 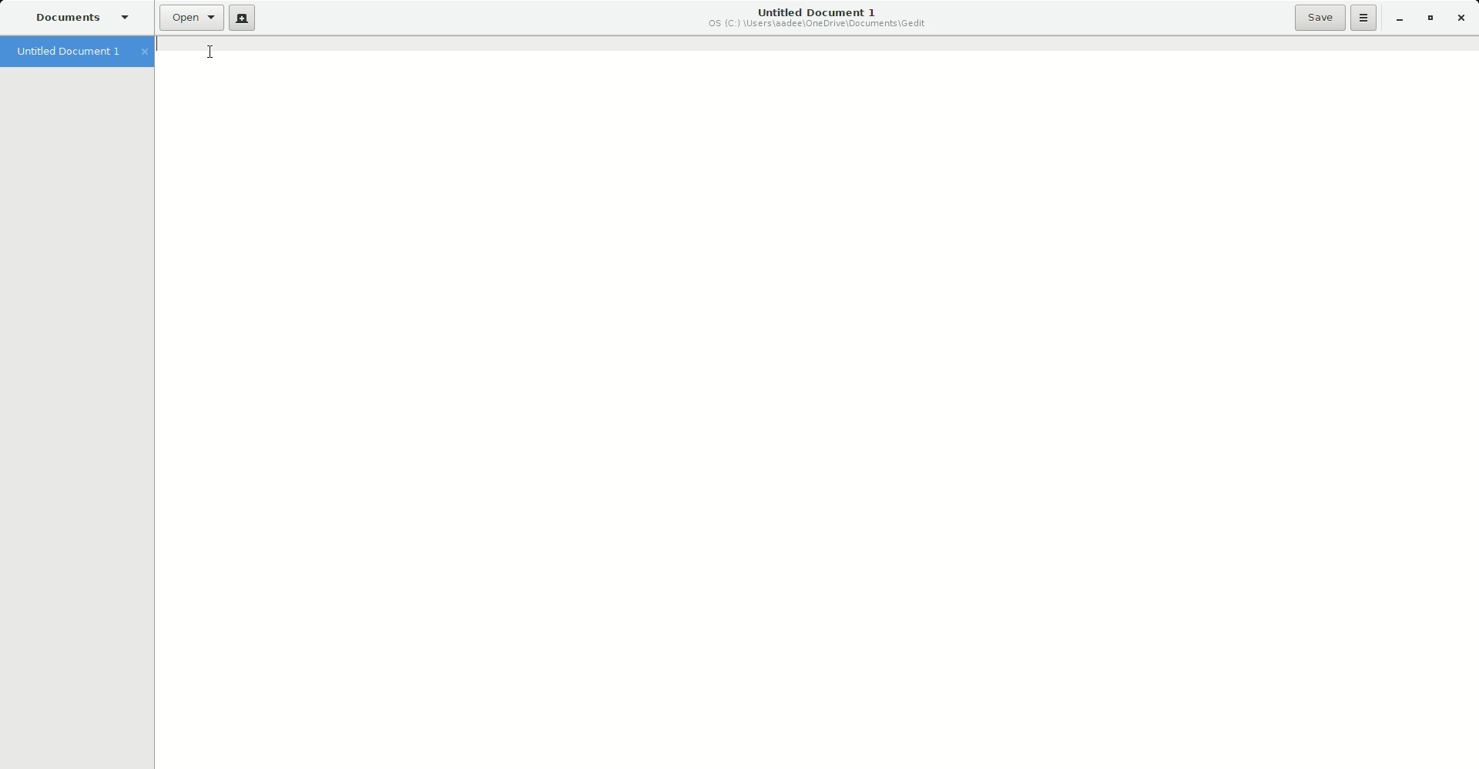 I want to click on Close, so click(x=1463, y=18).